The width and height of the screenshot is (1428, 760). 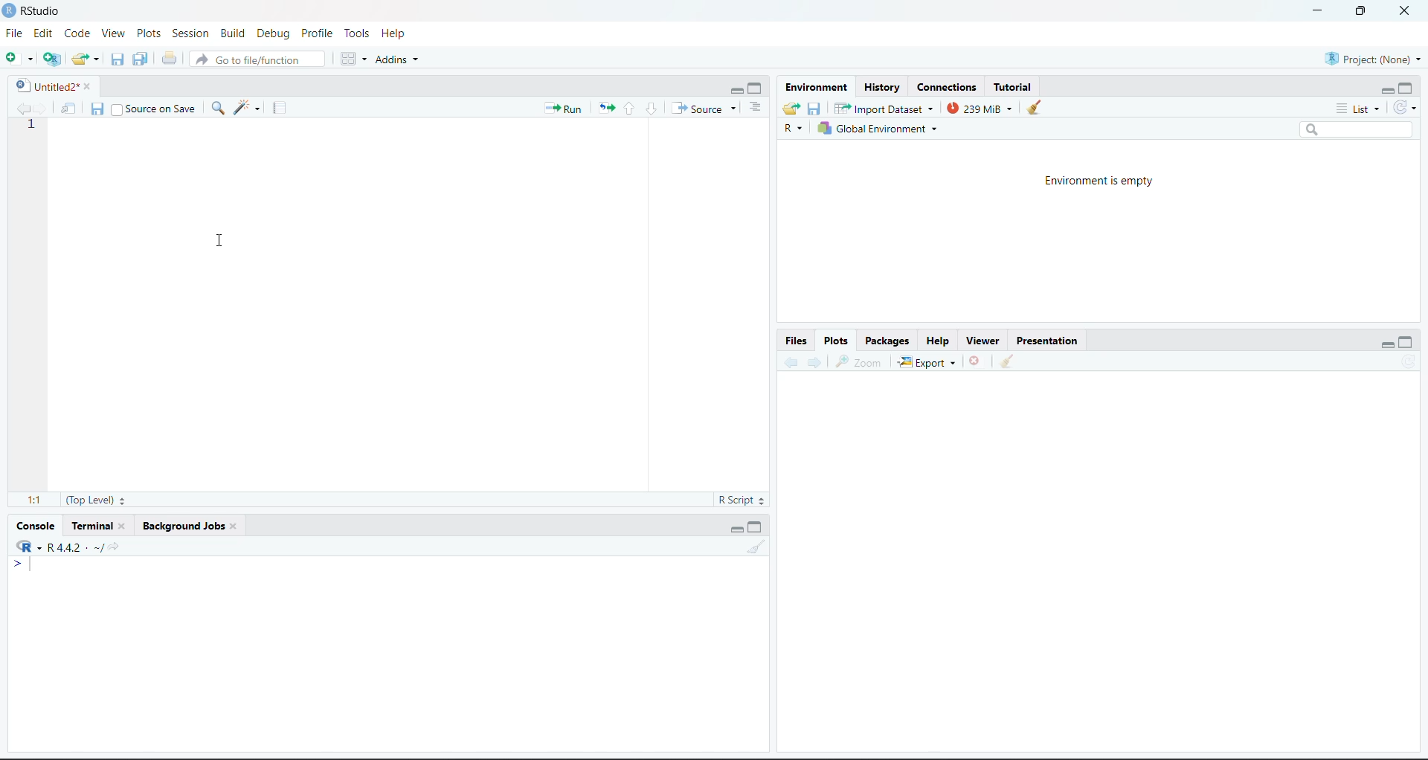 What do you see at coordinates (631, 108) in the screenshot?
I see `Go to previous section/chunk (Ctrl + PgUp)` at bounding box center [631, 108].